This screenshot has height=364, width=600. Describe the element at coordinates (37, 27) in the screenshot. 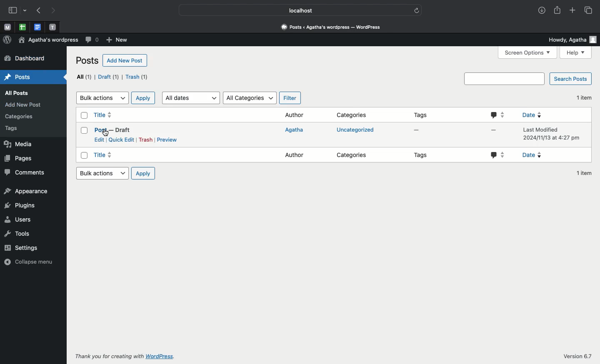

I see `Document` at that location.